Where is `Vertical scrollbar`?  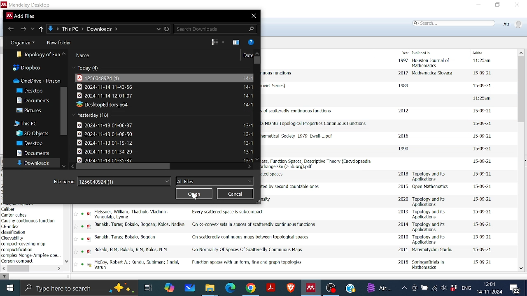 Vertical scrollbar is located at coordinates (521, 90).